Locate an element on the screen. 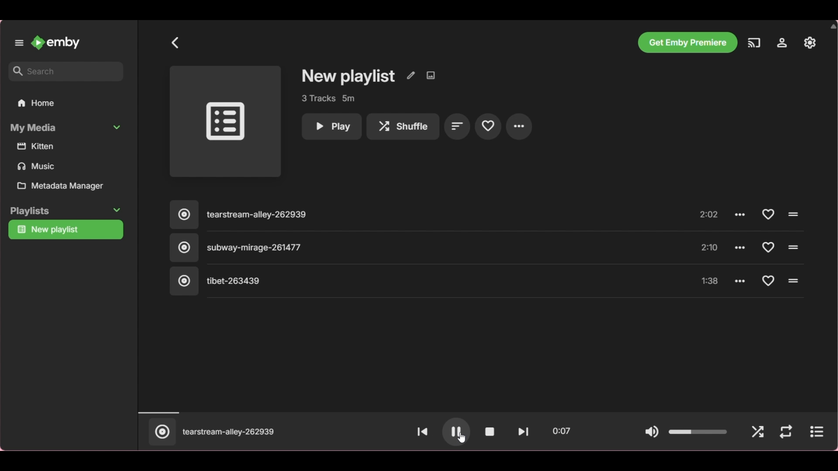 This screenshot has height=471, width=838. Sort by playlist order is located at coordinates (457, 126).